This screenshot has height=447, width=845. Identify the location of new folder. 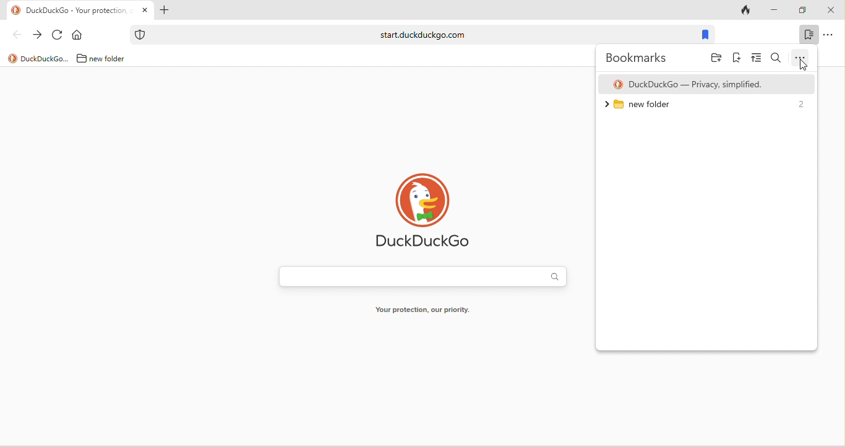
(644, 108).